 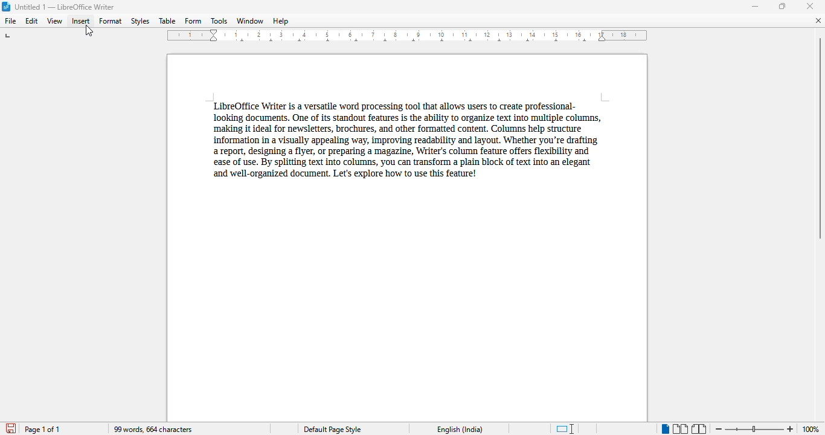 I want to click on single-page view, so click(x=665, y=429).